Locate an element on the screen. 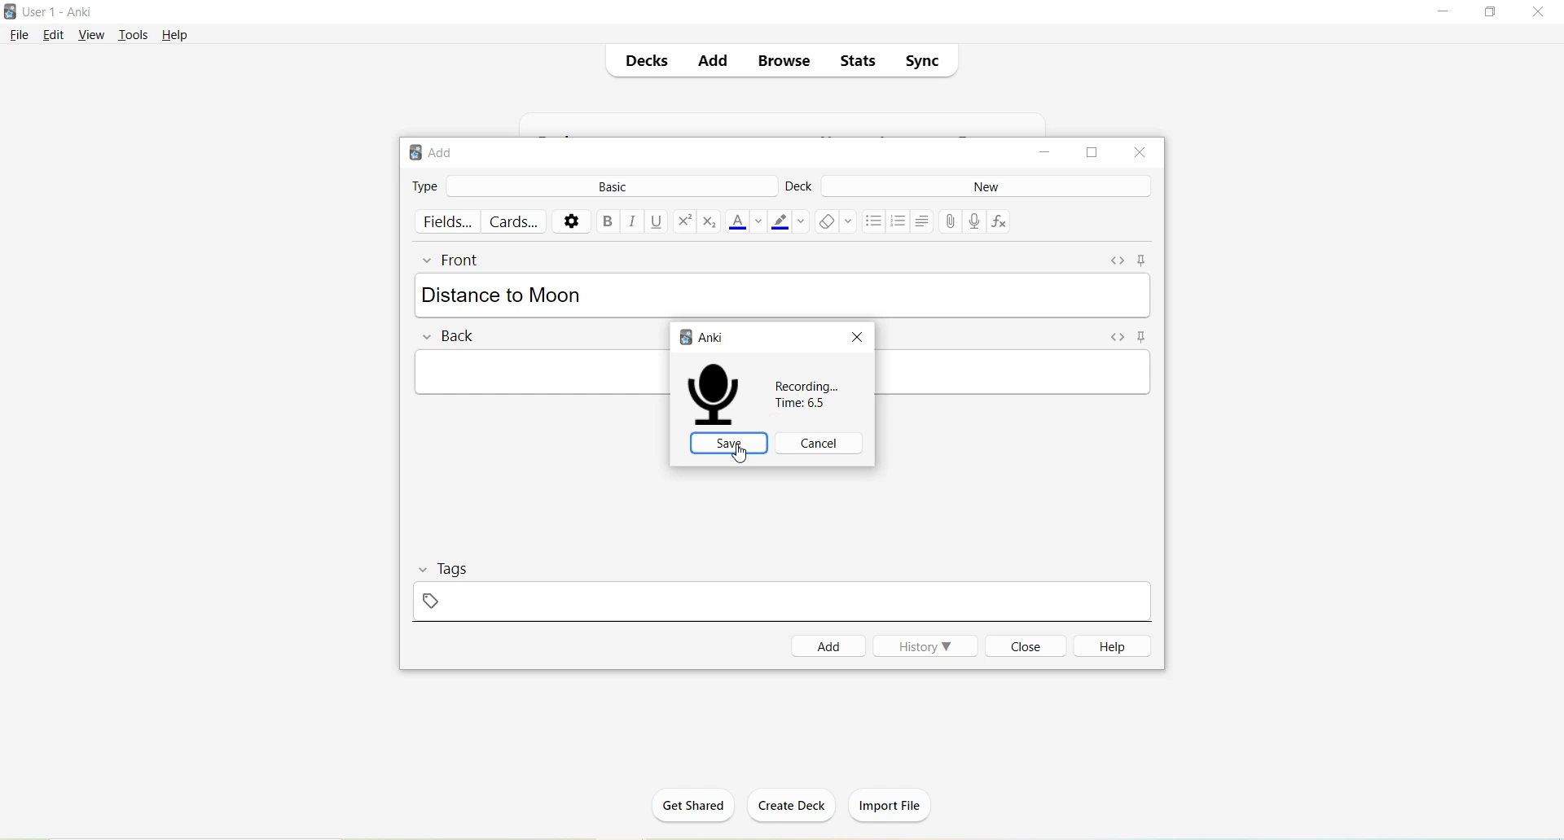 The image size is (1564, 840). Remove formatting is located at coordinates (835, 224).